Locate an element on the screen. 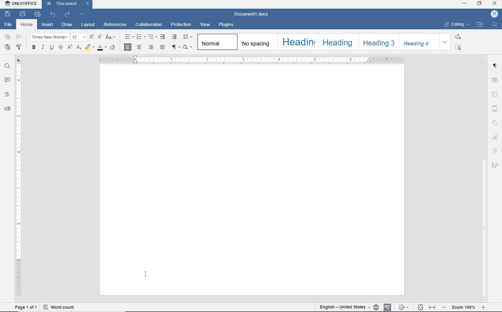 This screenshot has height=312, width=502. table is located at coordinates (496, 80).